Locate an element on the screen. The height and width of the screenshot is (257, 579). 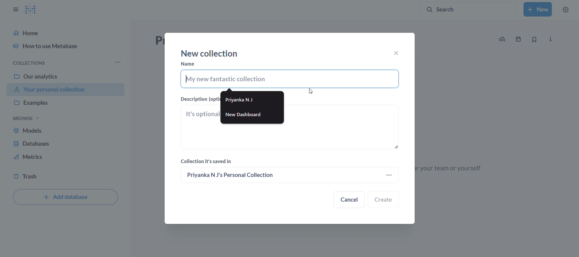
collections is located at coordinates (26, 62).